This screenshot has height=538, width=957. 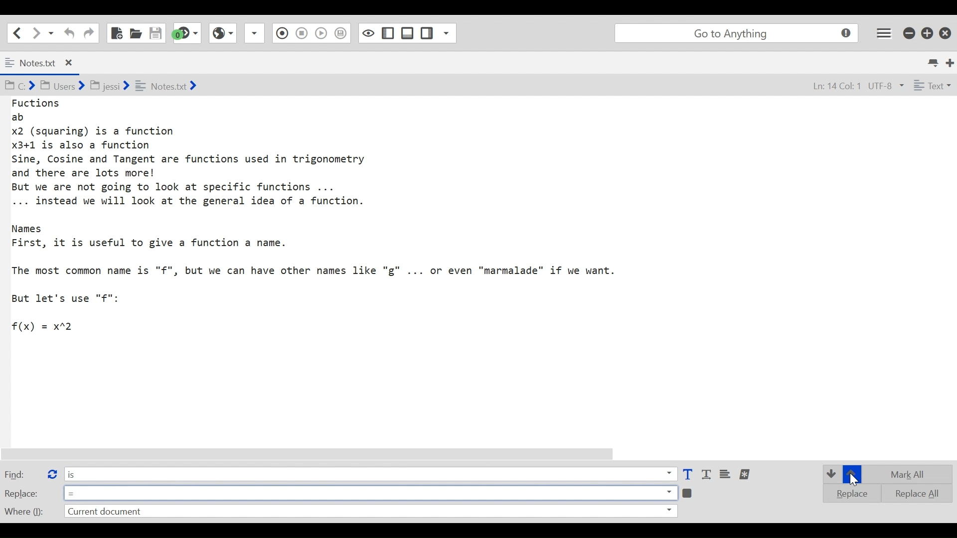 What do you see at coordinates (370, 492) in the screenshot?
I see `Replace Field` at bounding box center [370, 492].